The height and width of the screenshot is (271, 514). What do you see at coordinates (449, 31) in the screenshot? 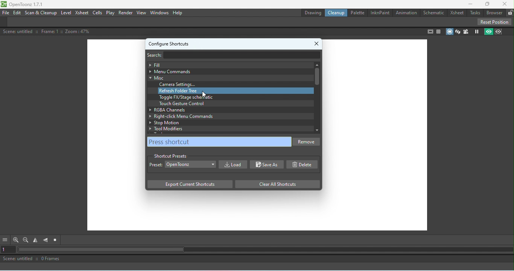
I see `Camera stand view` at bounding box center [449, 31].